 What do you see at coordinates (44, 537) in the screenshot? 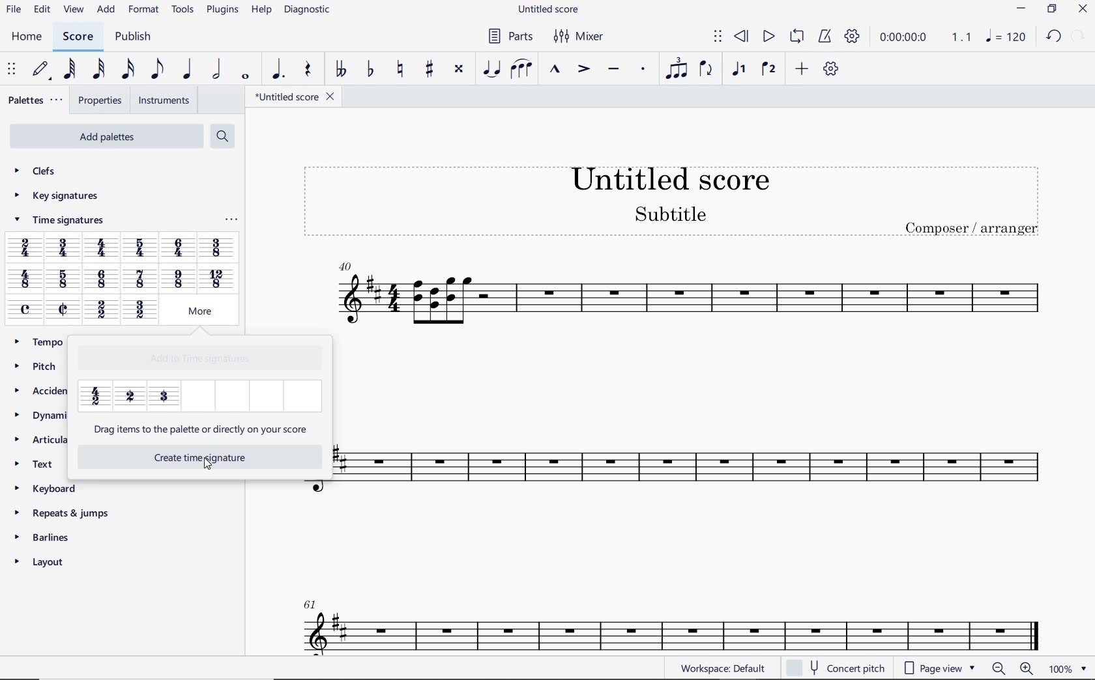
I see `BARLINES` at bounding box center [44, 537].